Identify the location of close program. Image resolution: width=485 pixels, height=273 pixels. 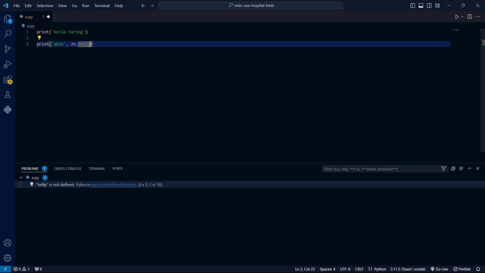
(478, 5).